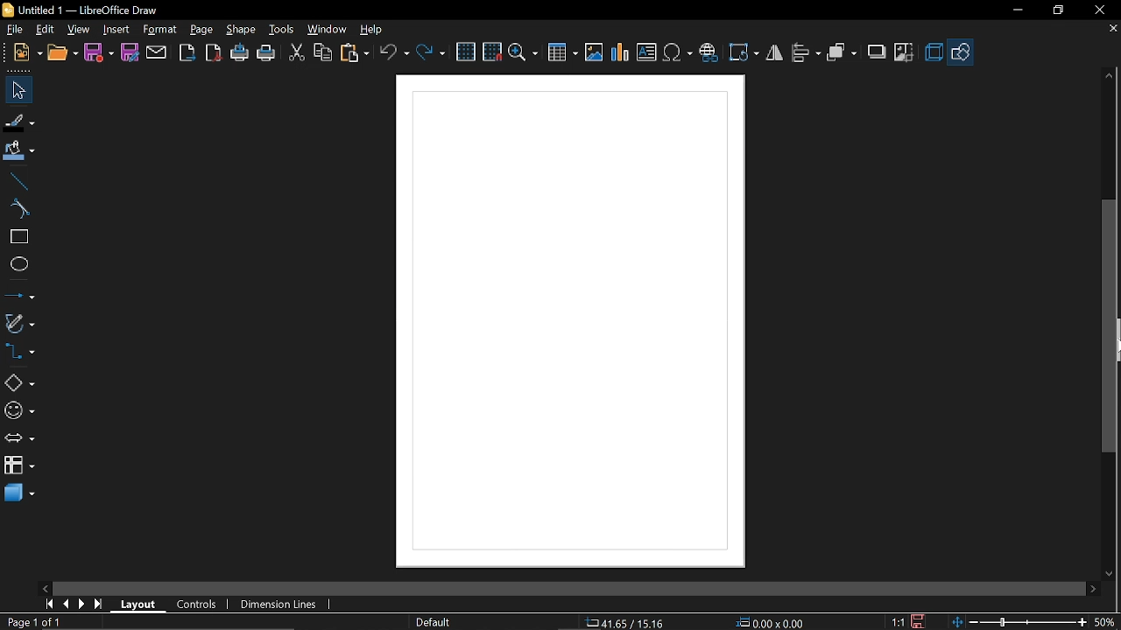 This screenshot has height=630, width=1121. I want to click on flowchart, so click(19, 465).